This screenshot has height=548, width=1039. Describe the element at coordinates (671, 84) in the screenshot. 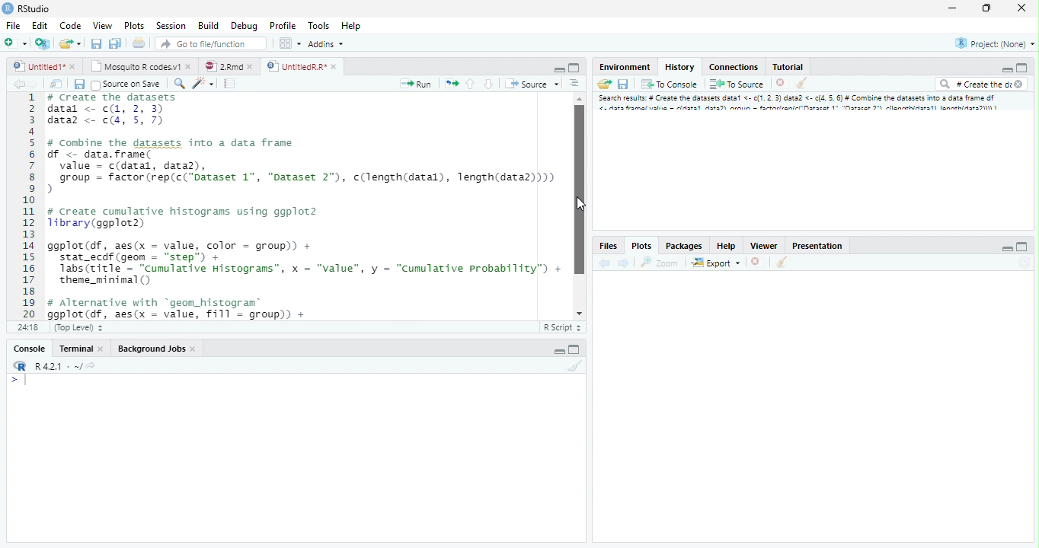

I see `To console` at that location.